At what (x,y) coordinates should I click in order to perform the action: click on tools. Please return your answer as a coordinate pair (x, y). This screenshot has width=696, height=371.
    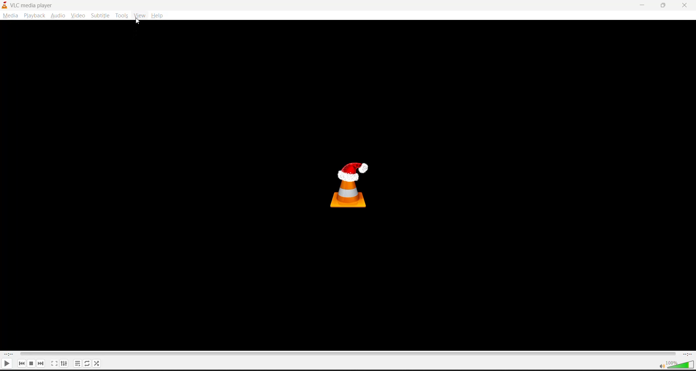
    Looking at the image, I should click on (122, 16).